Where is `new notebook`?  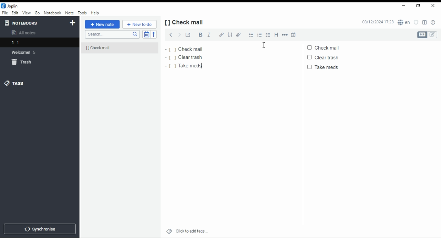 new notebook is located at coordinates (73, 23).